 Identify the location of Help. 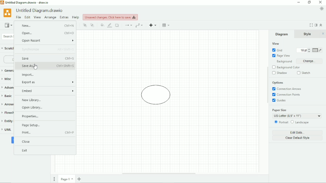
(76, 17).